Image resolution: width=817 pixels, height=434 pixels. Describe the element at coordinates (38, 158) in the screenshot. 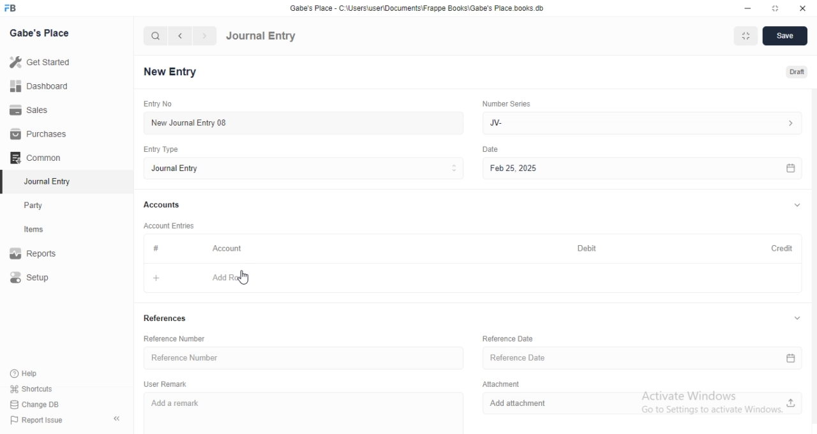

I see `Common` at that location.